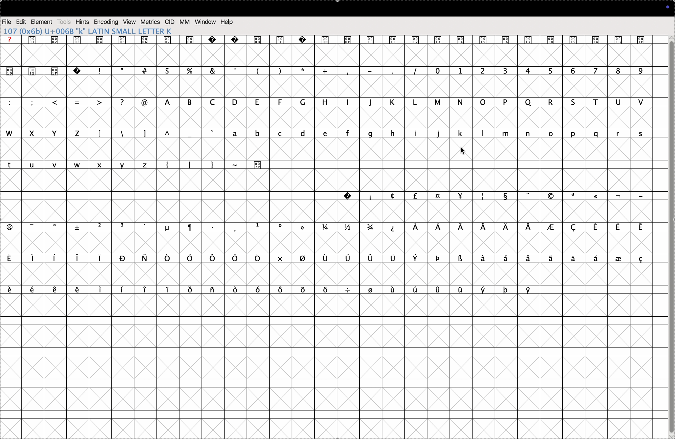 The width and height of the screenshot is (675, 439). Describe the element at coordinates (531, 289) in the screenshot. I see `yupsilion` at that location.